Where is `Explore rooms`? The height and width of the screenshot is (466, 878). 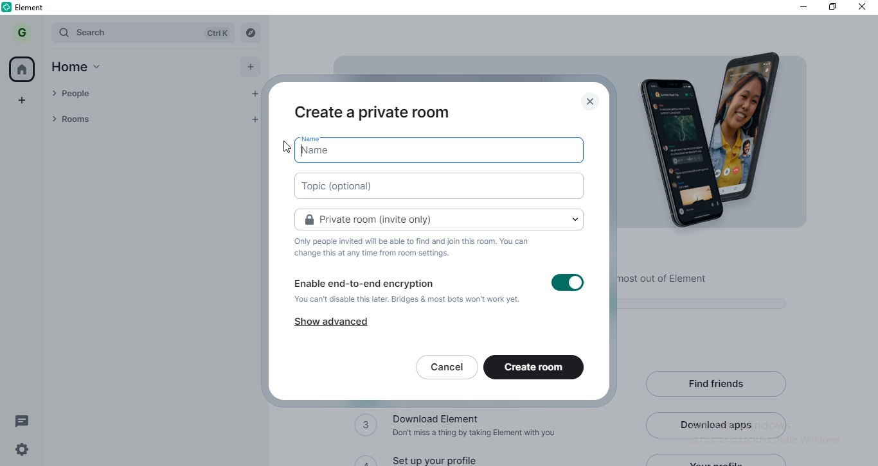
Explore rooms is located at coordinates (251, 31).